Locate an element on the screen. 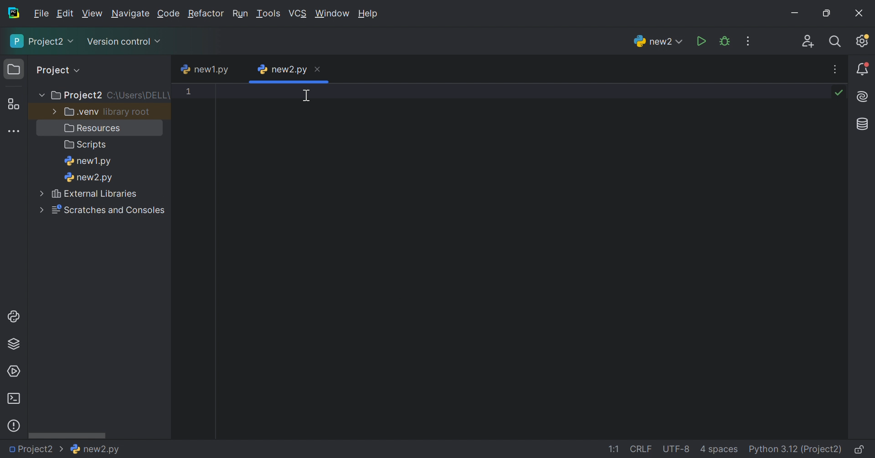 Image resolution: width=875 pixels, height=458 pixels. Notifications is located at coordinates (864, 69).